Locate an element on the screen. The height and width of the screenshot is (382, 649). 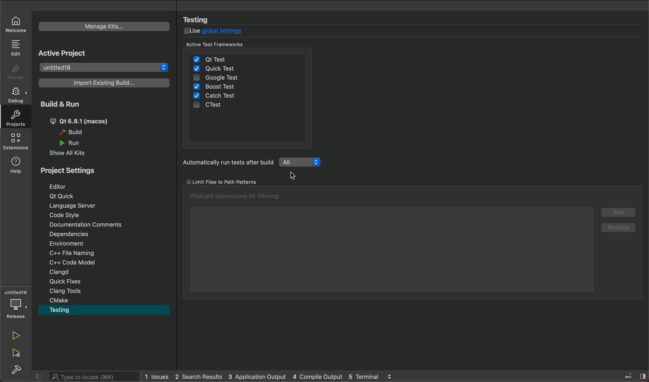
c++ file naming is located at coordinates (74, 253).